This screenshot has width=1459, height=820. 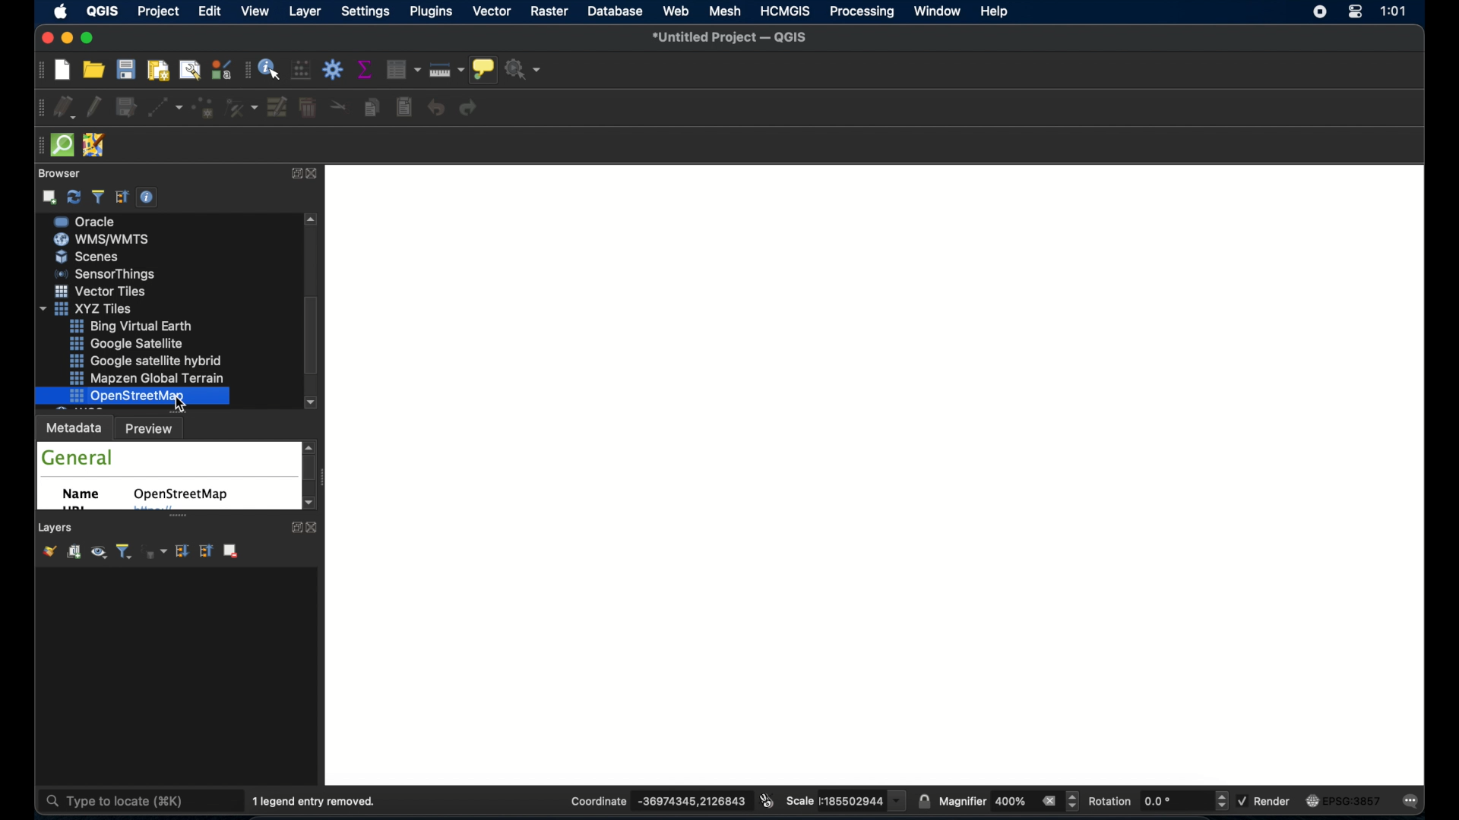 I want to click on identify feature, so click(x=269, y=71).